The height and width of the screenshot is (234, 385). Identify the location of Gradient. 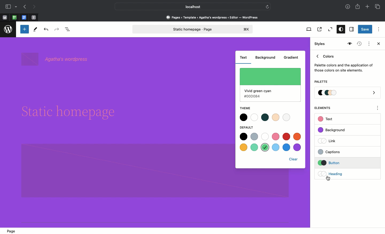
(291, 58).